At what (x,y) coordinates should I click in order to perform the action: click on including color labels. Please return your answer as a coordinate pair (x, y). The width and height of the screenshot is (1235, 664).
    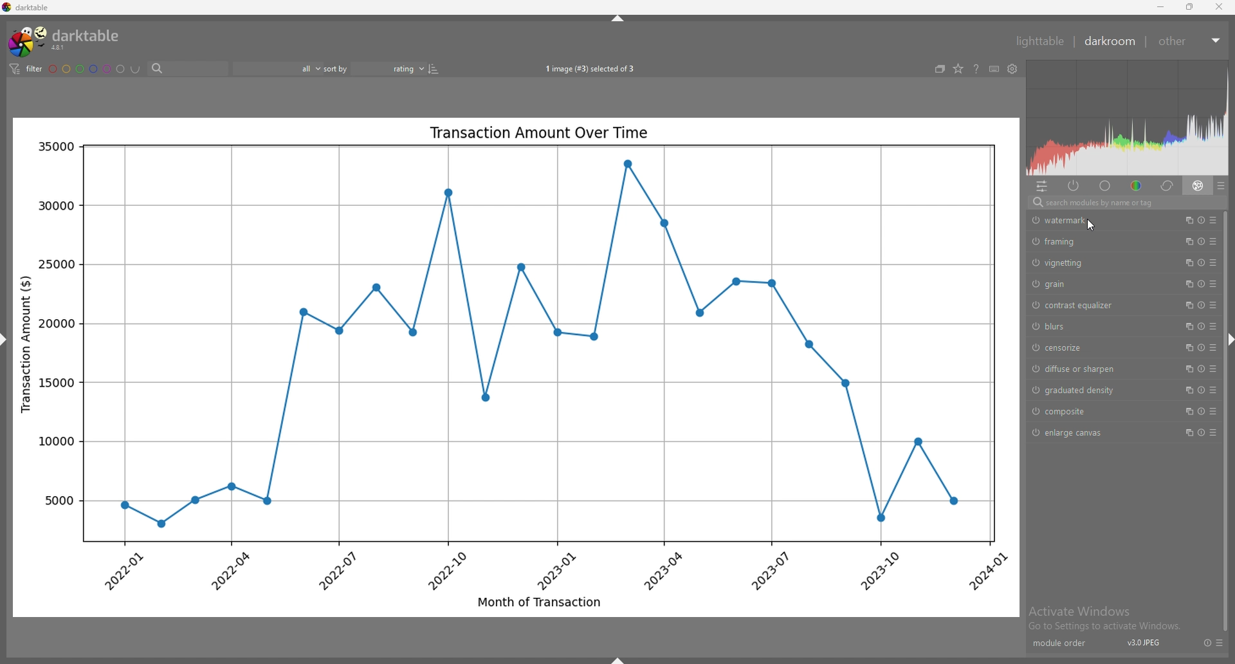
    Looking at the image, I should click on (135, 69).